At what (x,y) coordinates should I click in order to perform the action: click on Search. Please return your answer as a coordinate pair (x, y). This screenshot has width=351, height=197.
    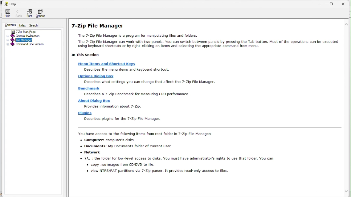
    Looking at the image, I should click on (37, 25).